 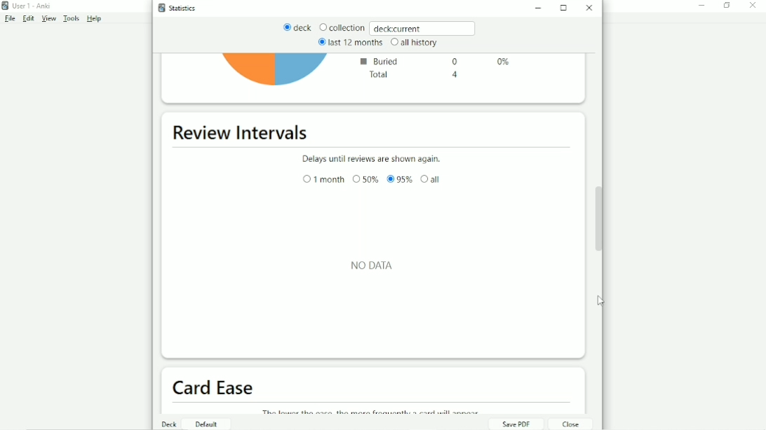 What do you see at coordinates (400, 180) in the screenshot?
I see `95%` at bounding box center [400, 180].